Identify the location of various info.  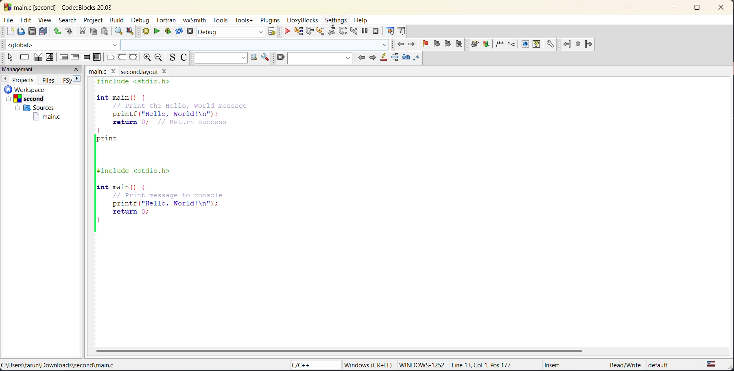
(401, 30).